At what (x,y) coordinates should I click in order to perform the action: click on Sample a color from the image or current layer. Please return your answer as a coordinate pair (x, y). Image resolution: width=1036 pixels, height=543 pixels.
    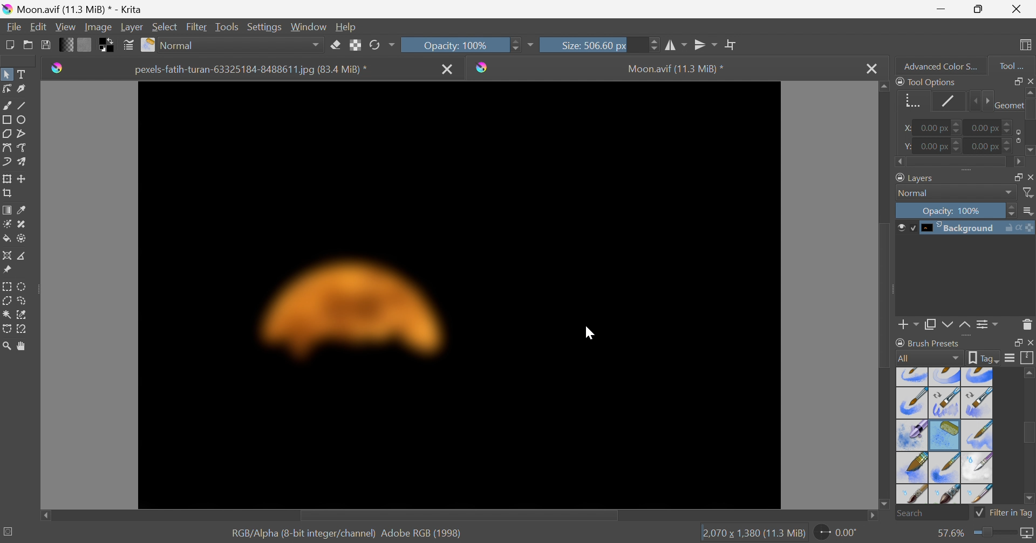
    Looking at the image, I should click on (21, 208).